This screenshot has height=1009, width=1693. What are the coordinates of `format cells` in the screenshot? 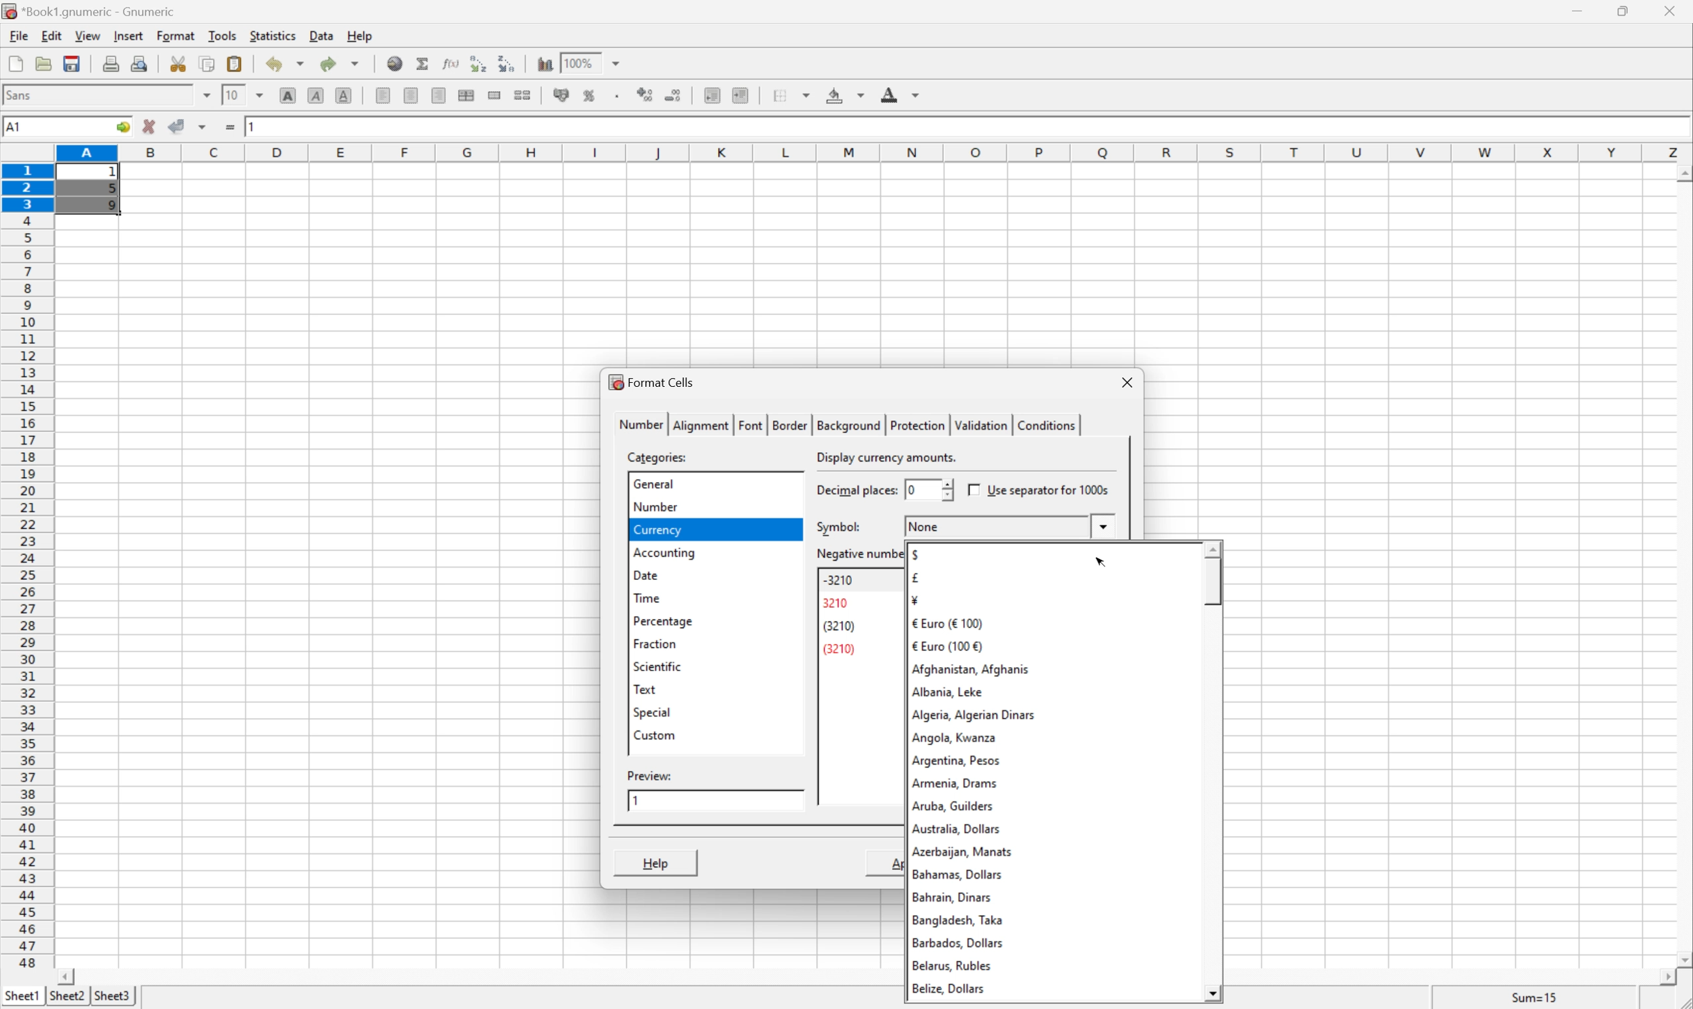 It's located at (651, 381).